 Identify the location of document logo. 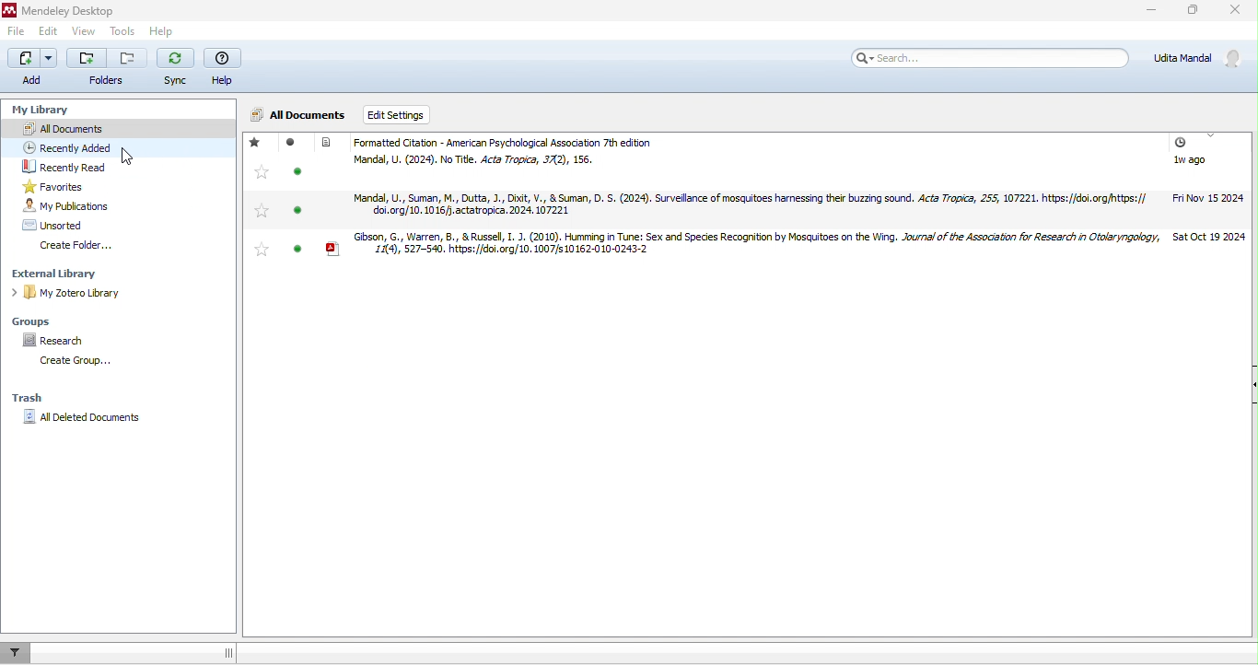
(327, 142).